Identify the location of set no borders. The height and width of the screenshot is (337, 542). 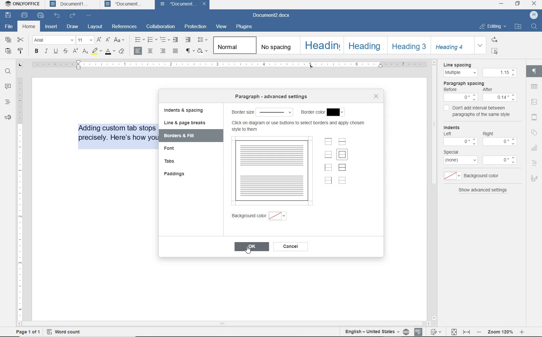
(343, 180).